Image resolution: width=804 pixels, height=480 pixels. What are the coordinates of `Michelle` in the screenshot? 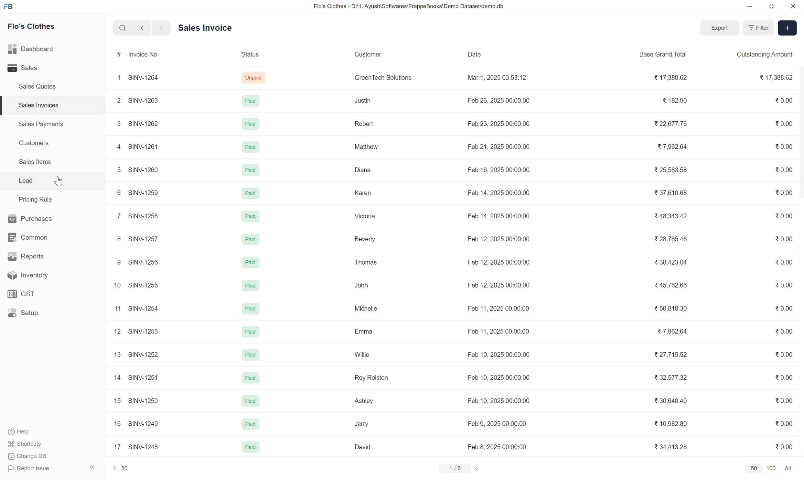 It's located at (365, 308).